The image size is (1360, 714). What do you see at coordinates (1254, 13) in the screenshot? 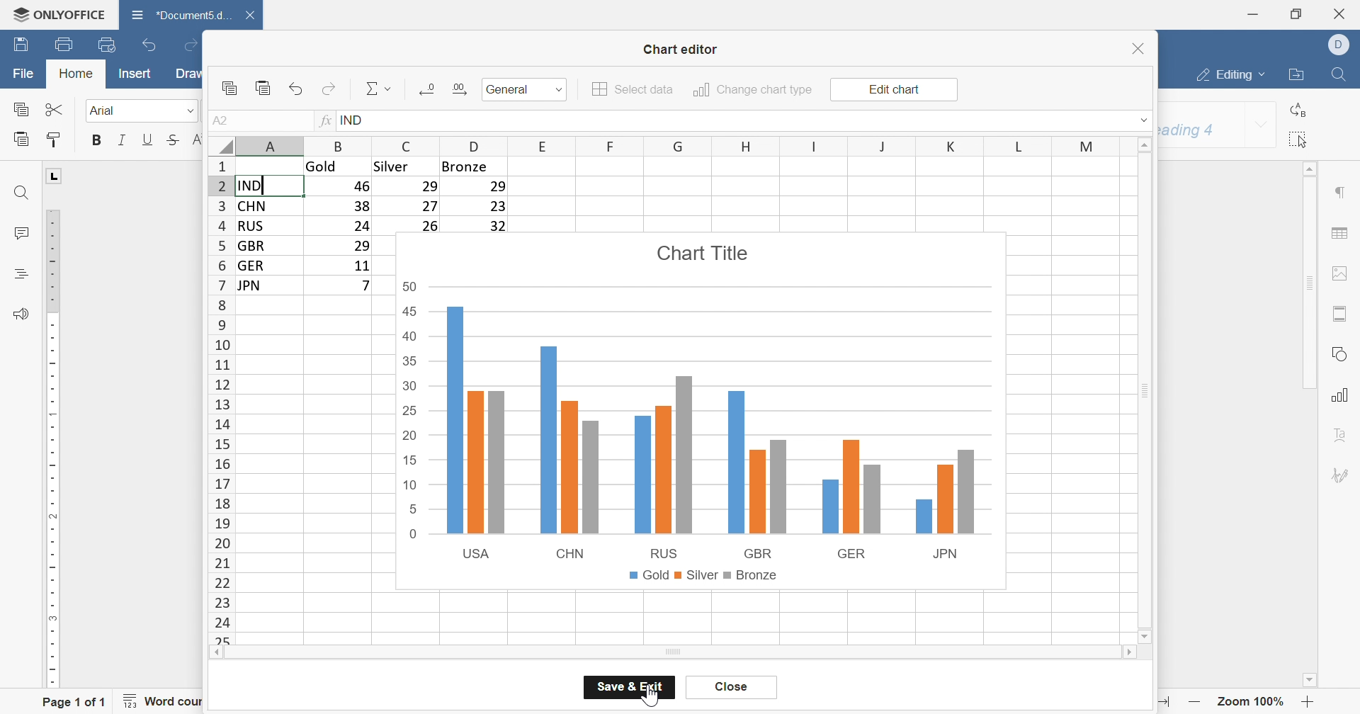
I see `minimize` at bounding box center [1254, 13].